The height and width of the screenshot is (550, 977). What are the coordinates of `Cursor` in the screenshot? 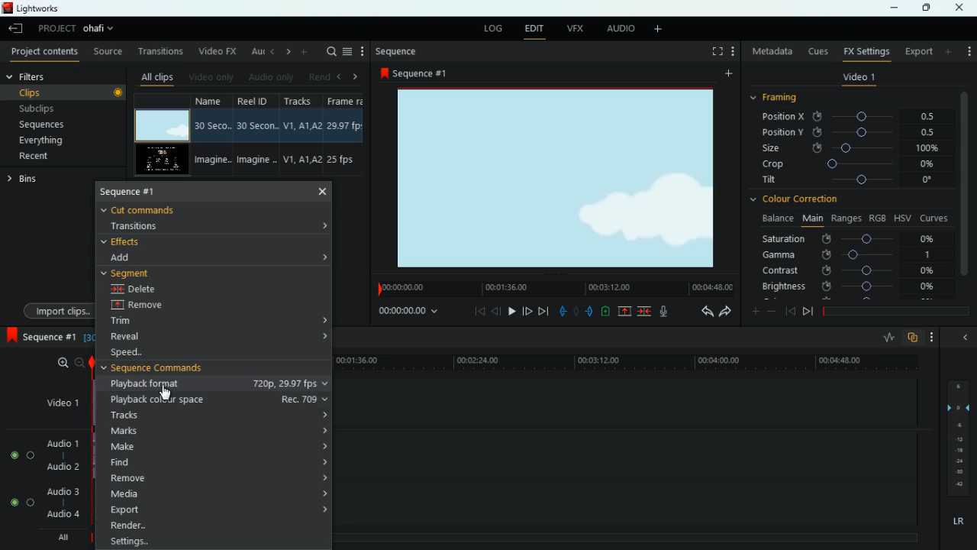 It's located at (165, 393).